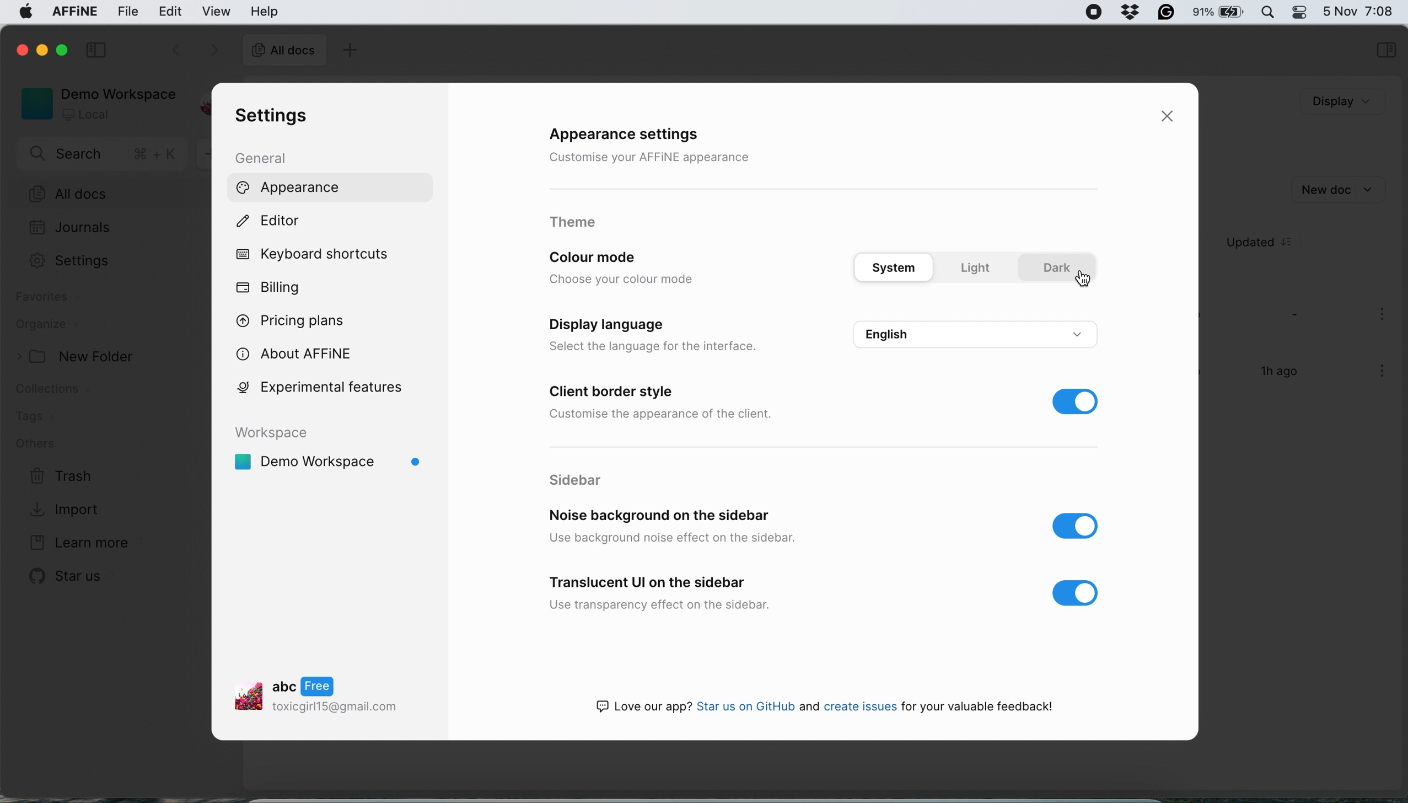  What do you see at coordinates (103, 154) in the screenshot?
I see `search` at bounding box center [103, 154].